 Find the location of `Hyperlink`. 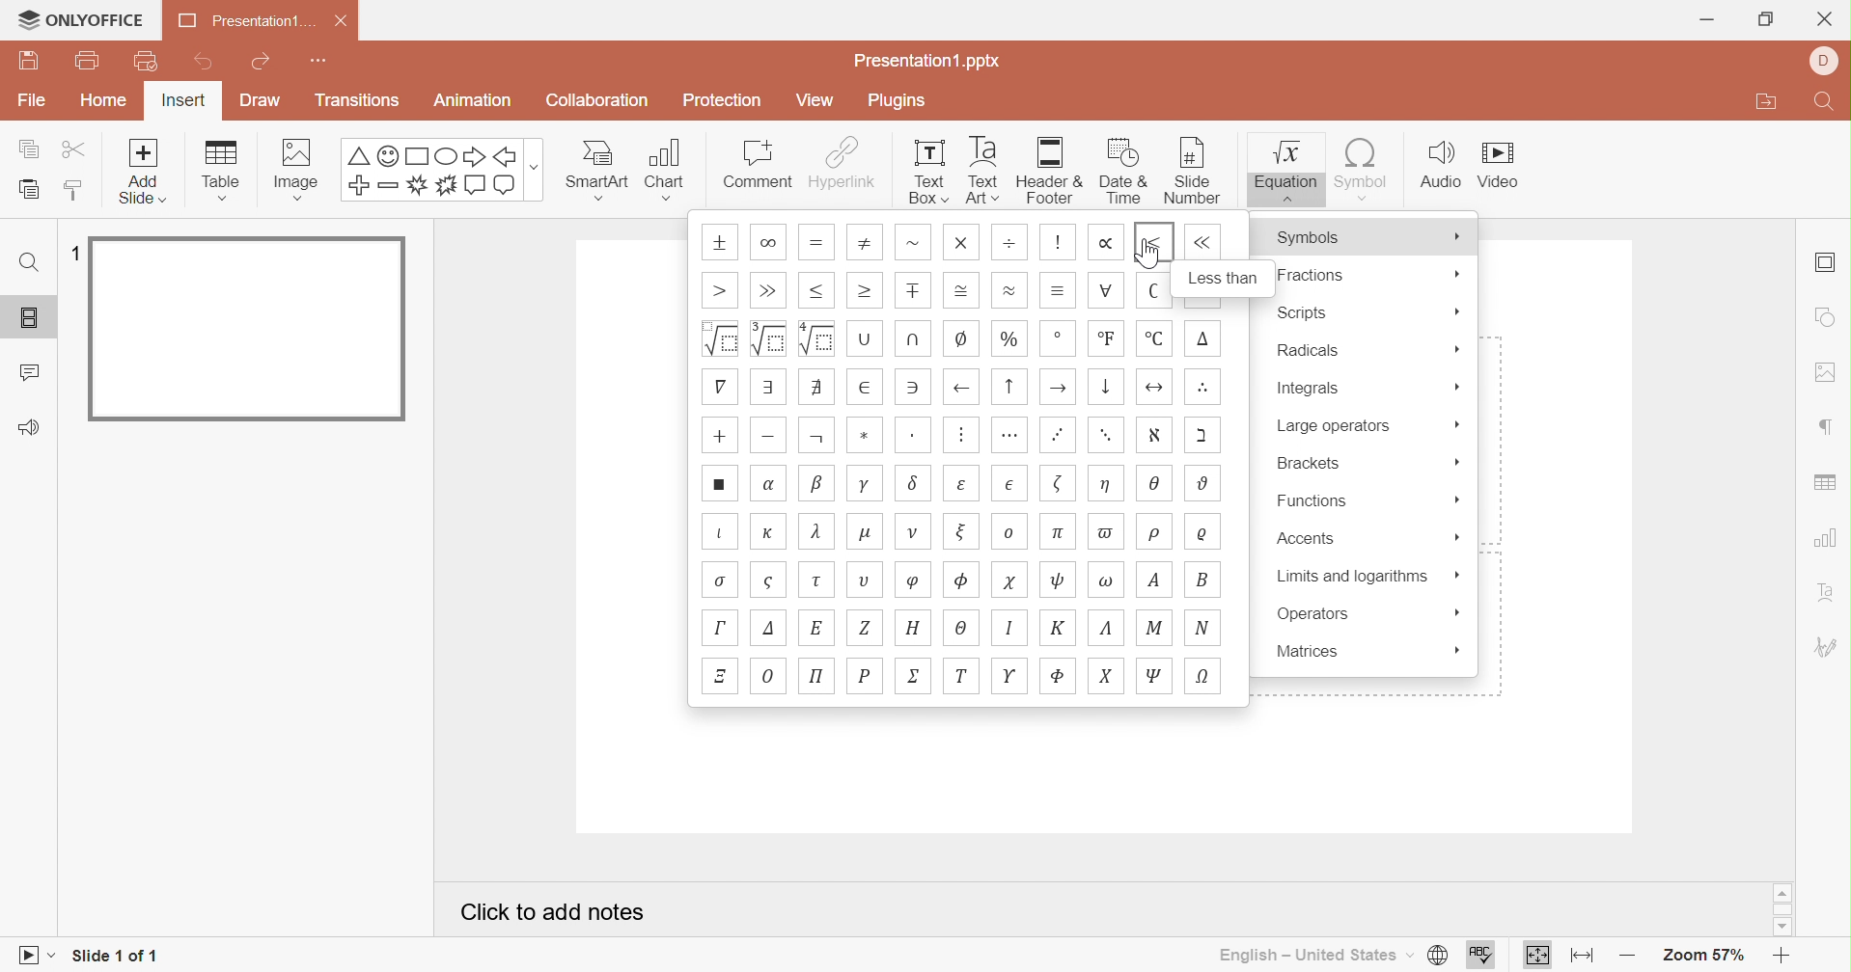

Hyperlink is located at coordinates (846, 166).